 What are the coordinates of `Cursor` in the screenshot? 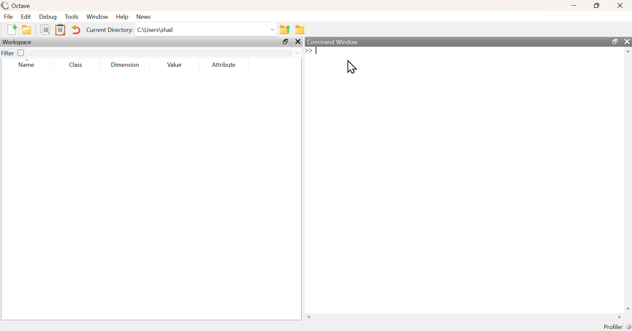 It's located at (352, 67).